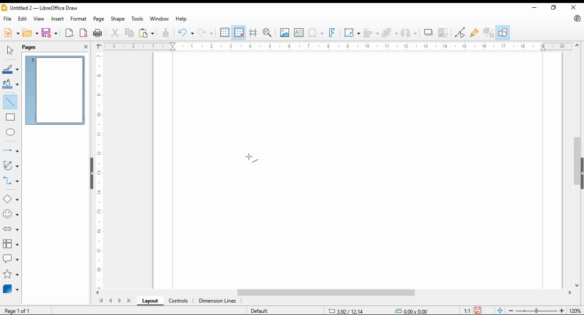 The width and height of the screenshot is (584, 315). Describe the element at coordinates (444, 32) in the screenshot. I see `crop` at that location.